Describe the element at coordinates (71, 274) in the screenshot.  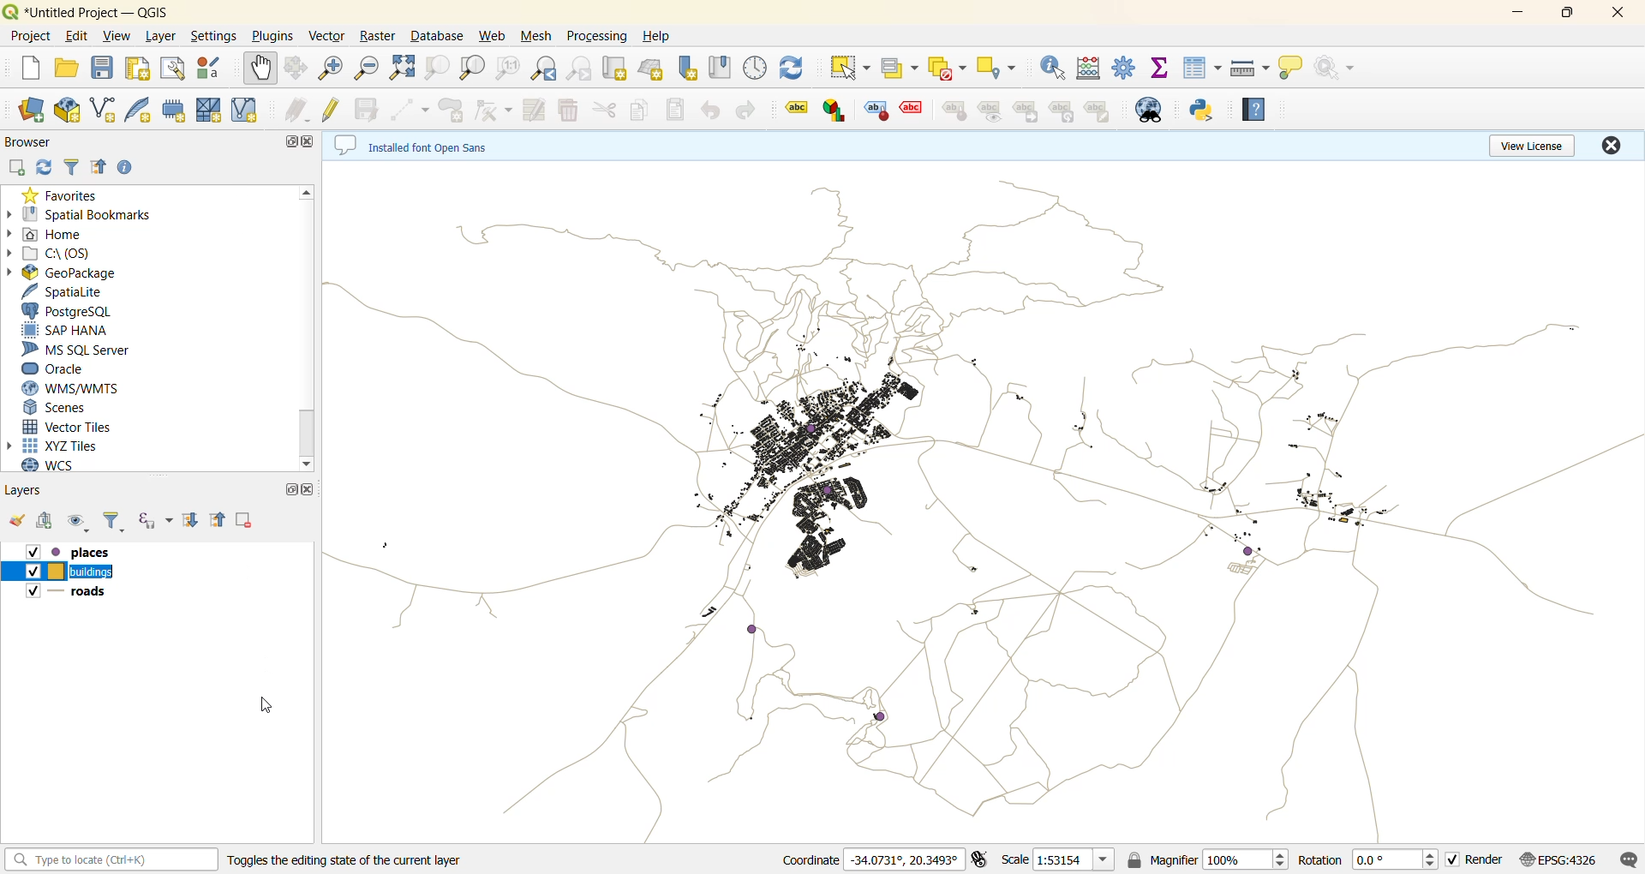
I see `geopackage` at that location.